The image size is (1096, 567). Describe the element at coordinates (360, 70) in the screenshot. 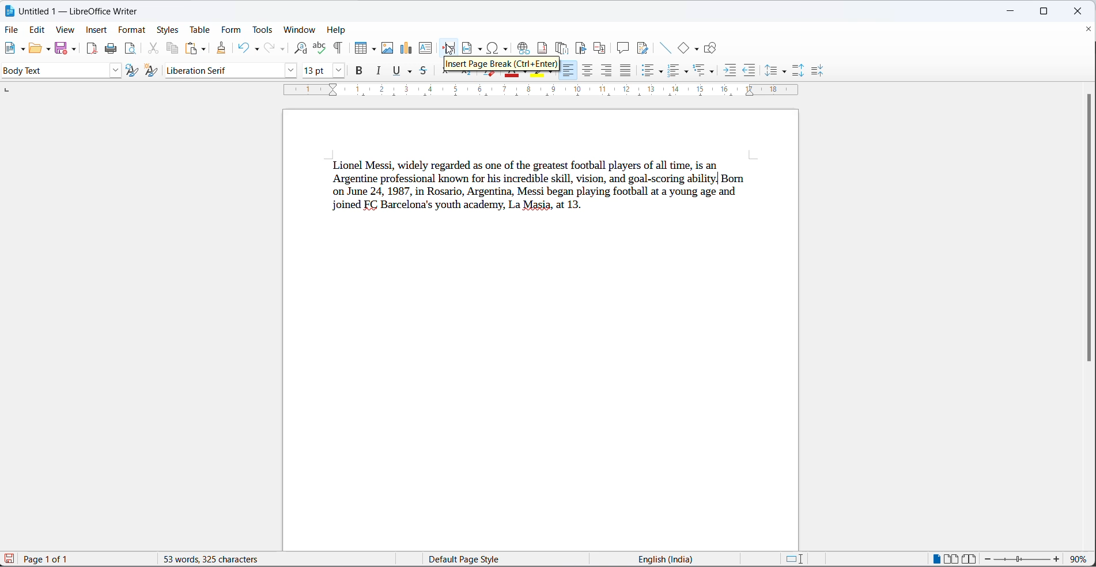

I see `bold` at that location.